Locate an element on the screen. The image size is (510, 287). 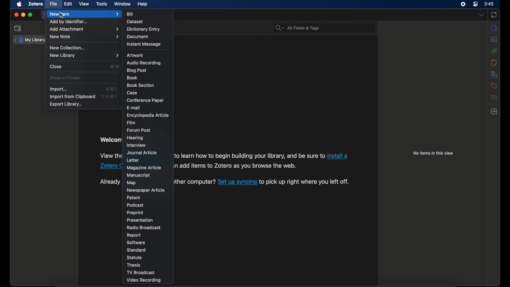
dropdown is located at coordinates (481, 15).